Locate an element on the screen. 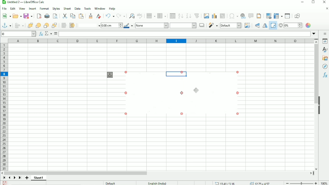  Flip vertically is located at coordinates (257, 26).